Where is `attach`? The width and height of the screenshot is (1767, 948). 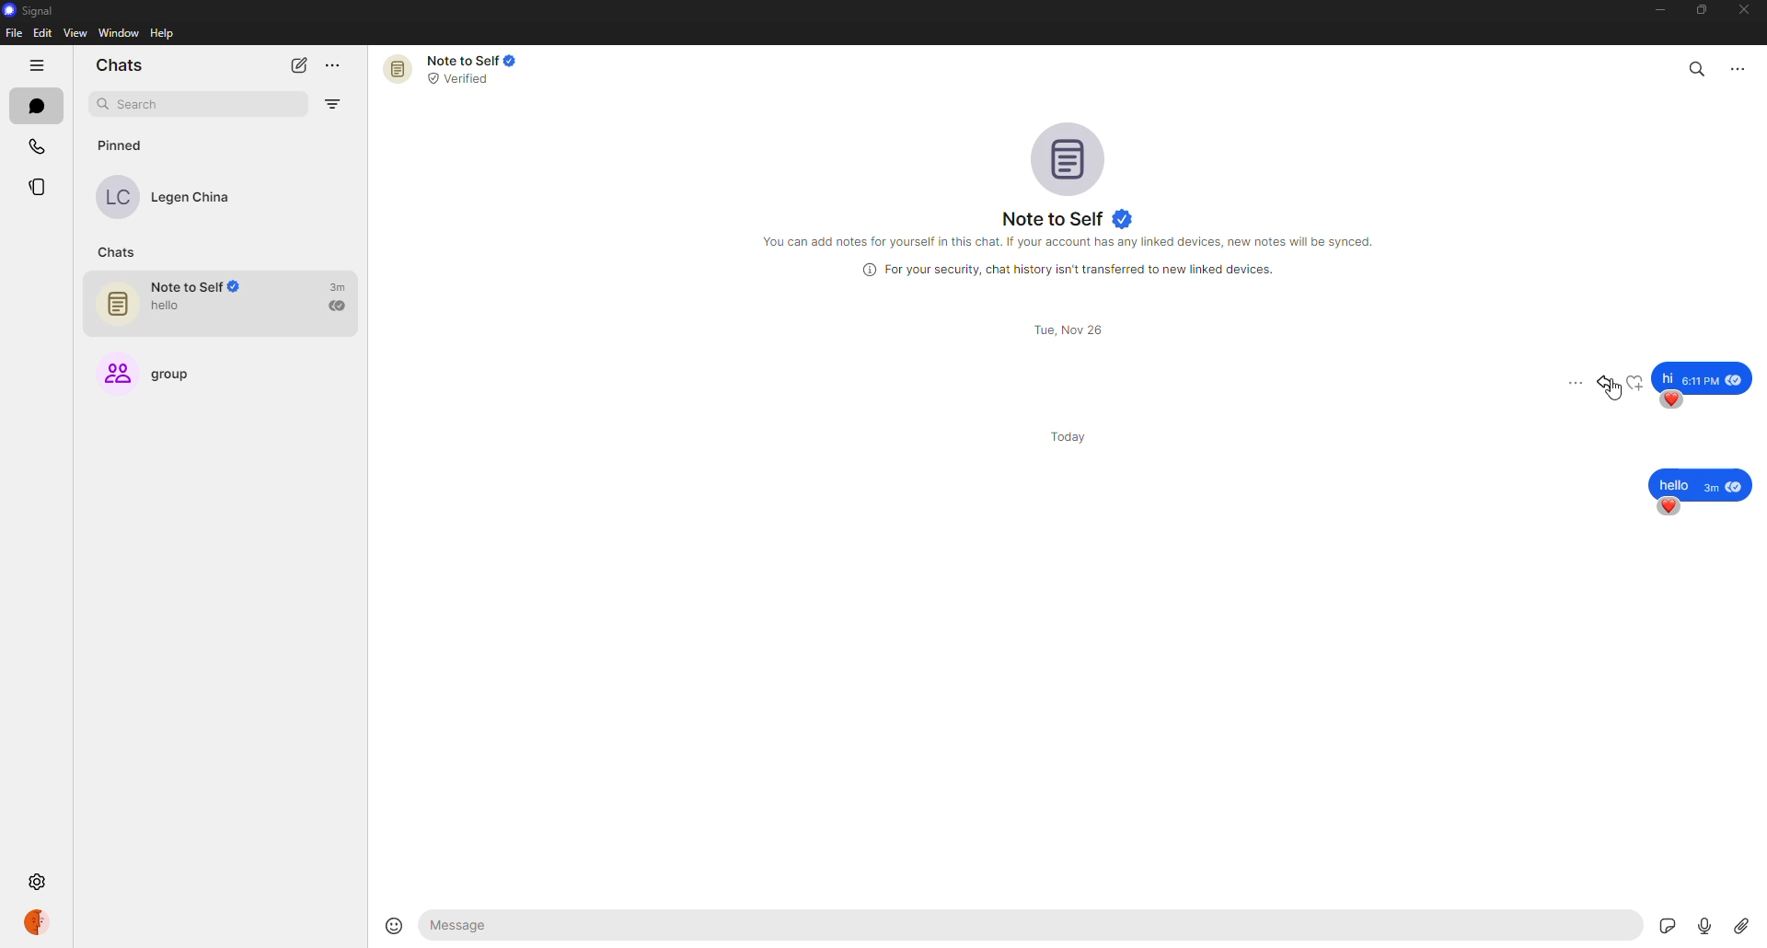 attach is located at coordinates (1743, 924).